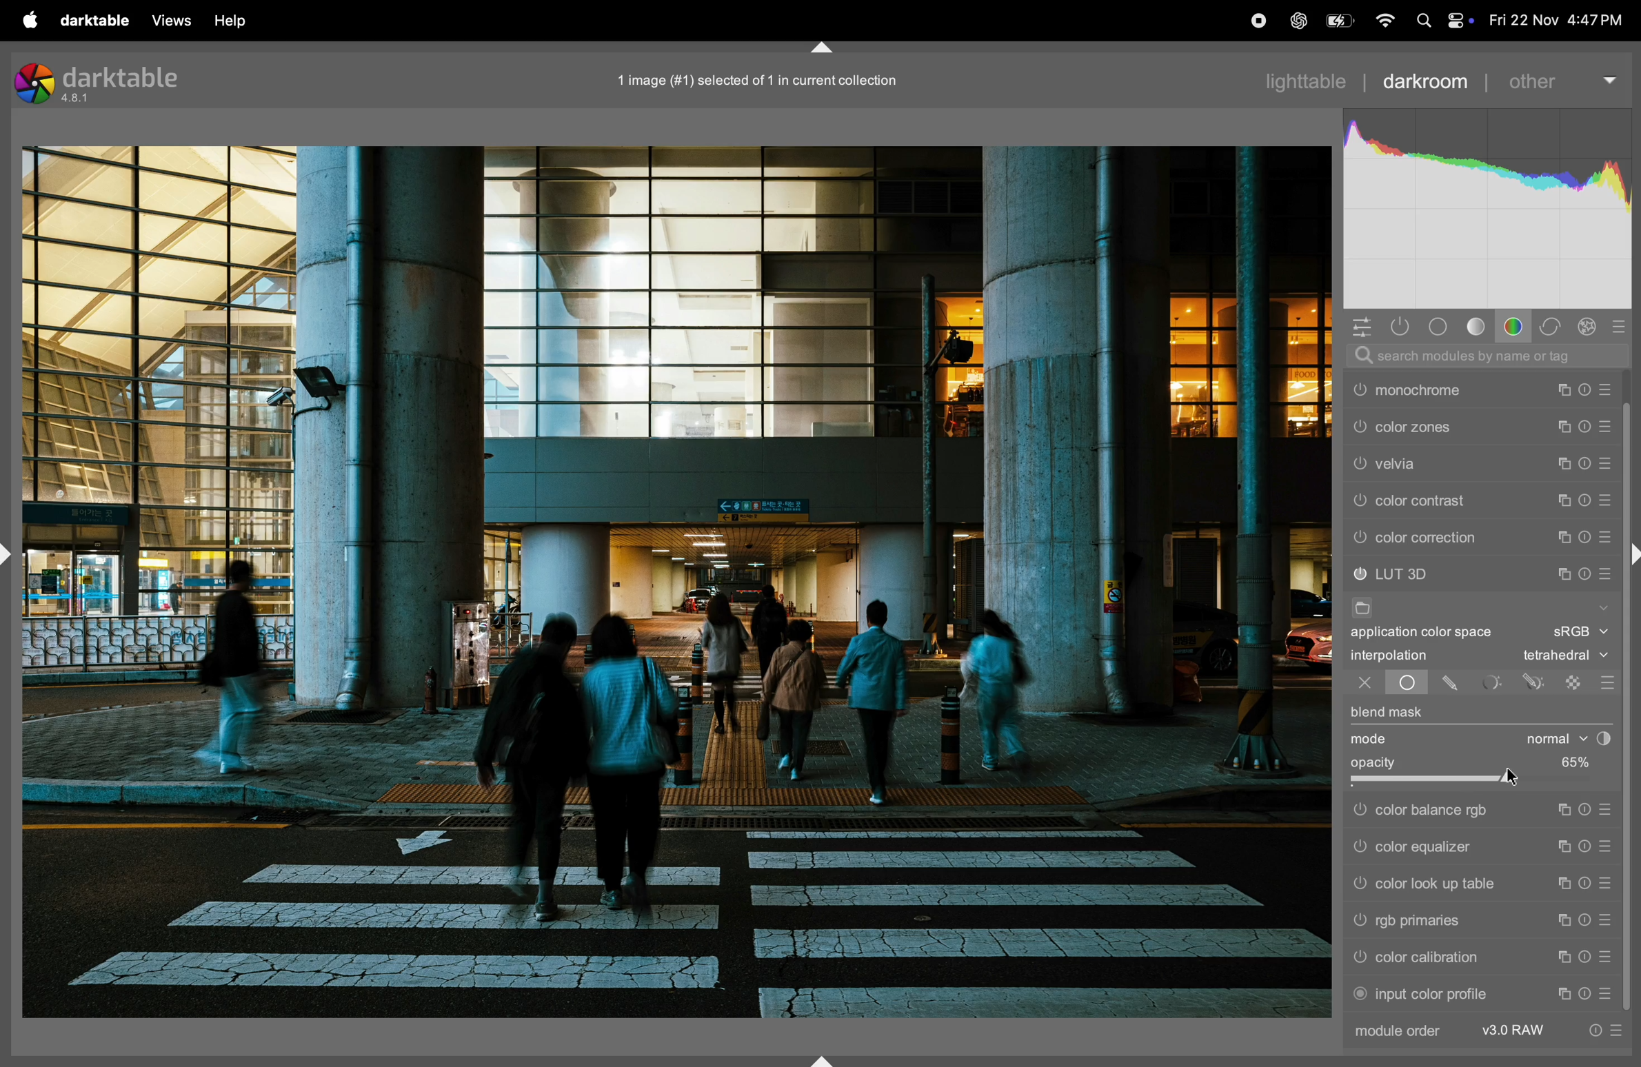  What do you see at coordinates (1622, 326) in the screenshot?
I see `presets` at bounding box center [1622, 326].